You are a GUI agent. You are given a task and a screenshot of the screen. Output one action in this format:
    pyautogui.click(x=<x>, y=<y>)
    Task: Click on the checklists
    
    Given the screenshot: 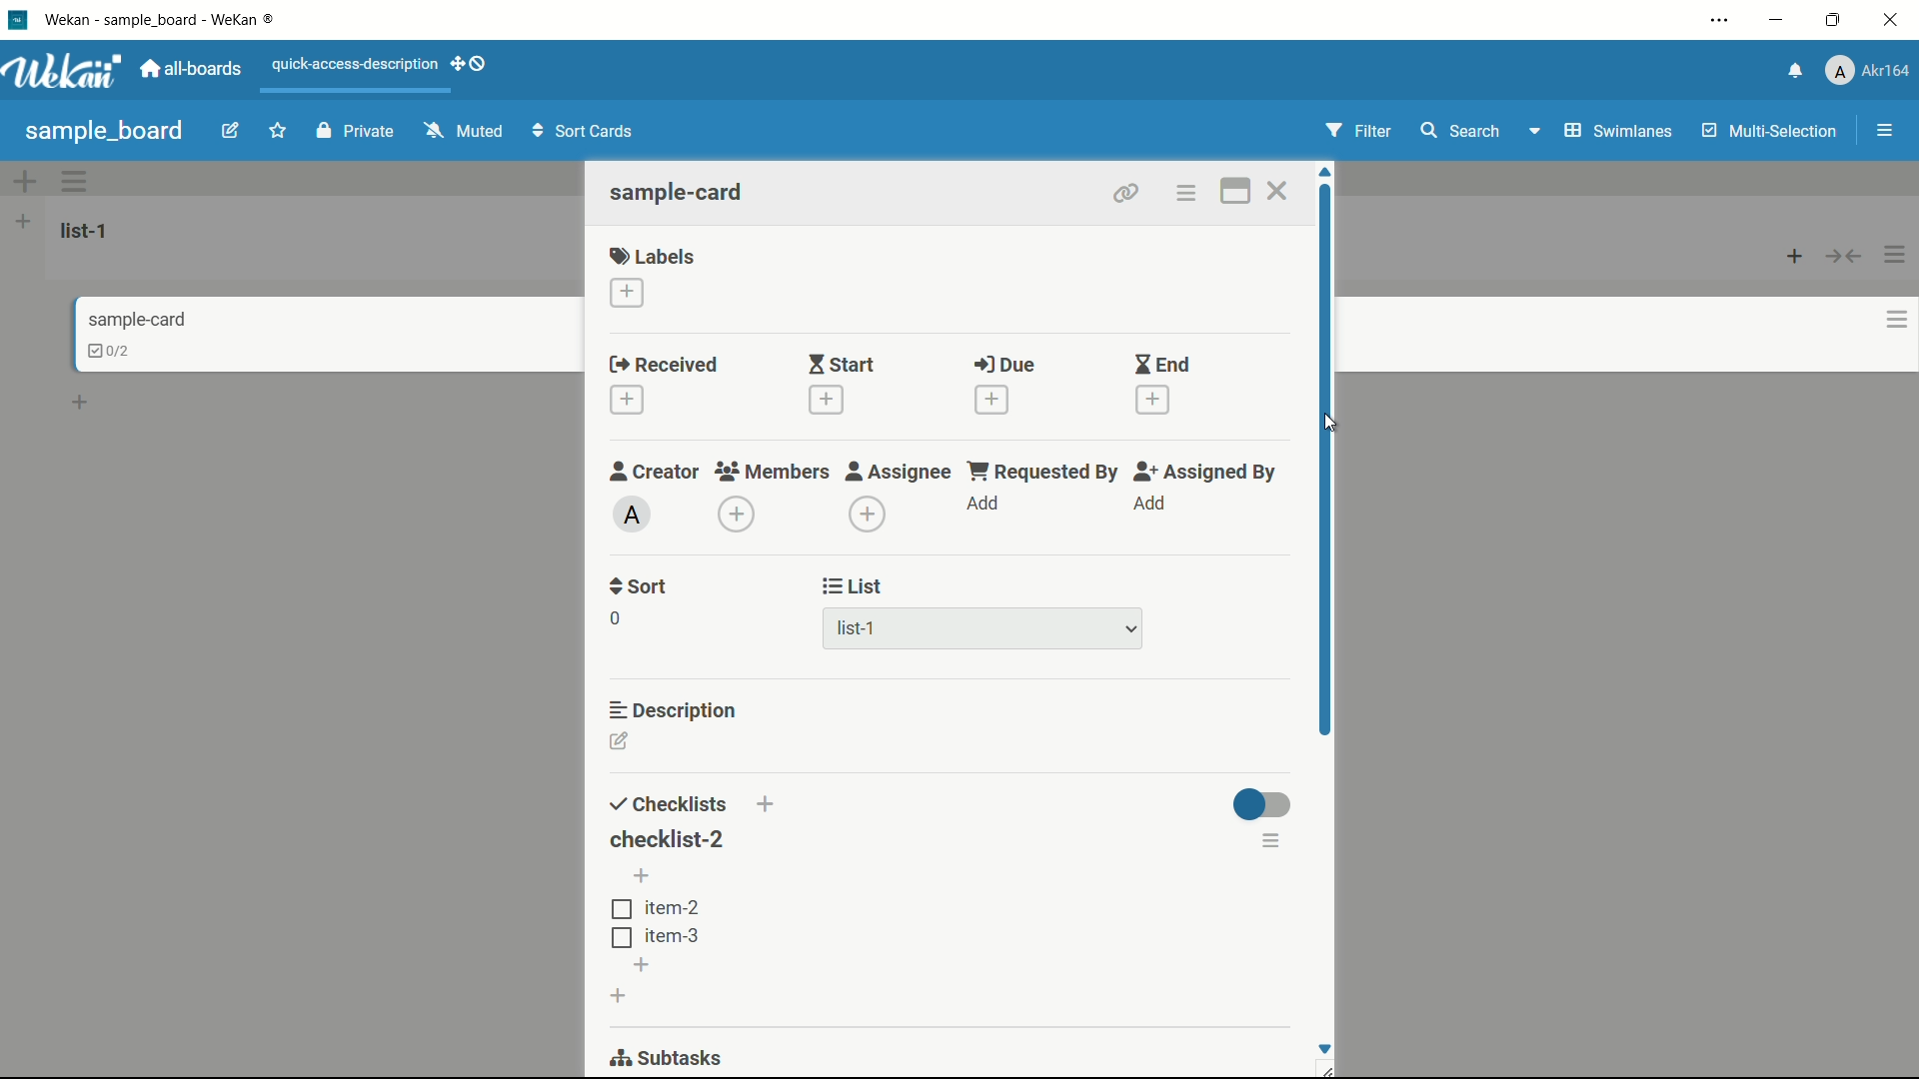 What is the action you would take?
    pyautogui.click(x=667, y=806)
    